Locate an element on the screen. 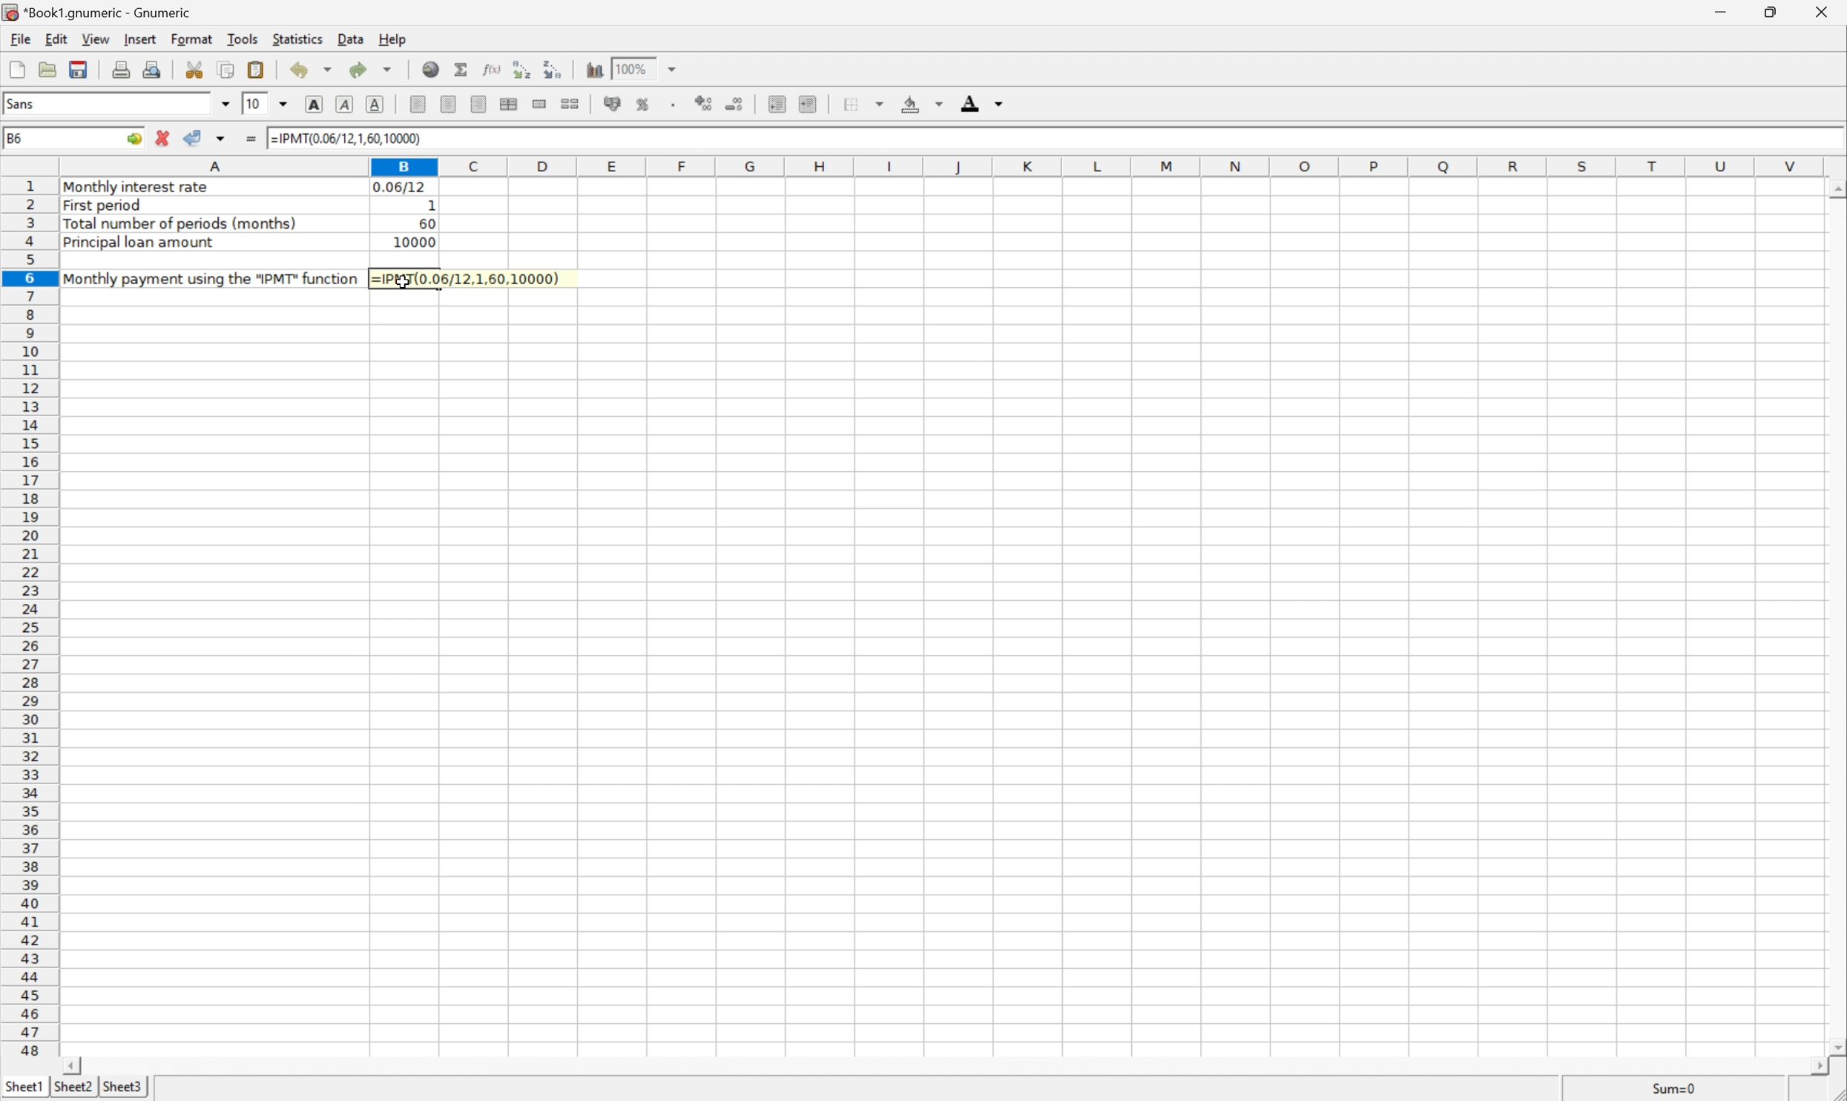 The width and height of the screenshot is (1847, 1101). Tools is located at coordinates (246, 39).